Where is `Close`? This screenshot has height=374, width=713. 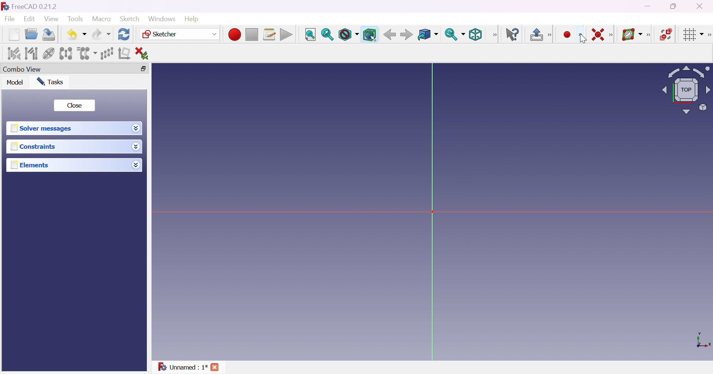
Close is located at coordinates (75, 105).